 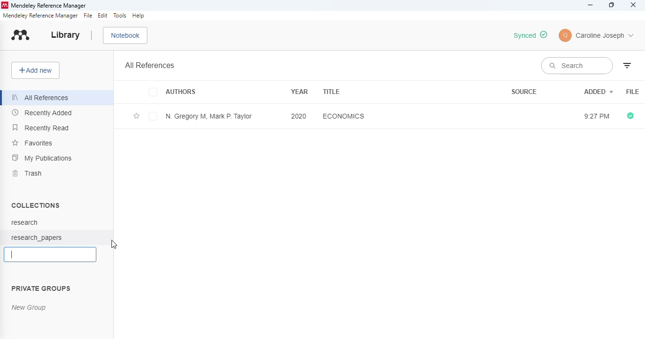 What do you see at coordinates (299, 91) in the screenshot?
I see `year` at bounding box center [299, 91].